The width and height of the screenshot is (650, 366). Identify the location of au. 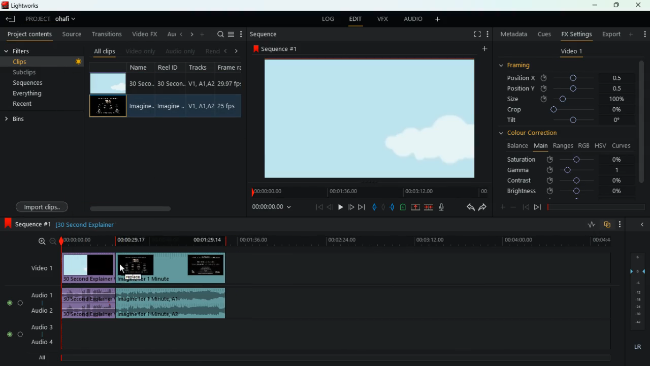
(170, 34).